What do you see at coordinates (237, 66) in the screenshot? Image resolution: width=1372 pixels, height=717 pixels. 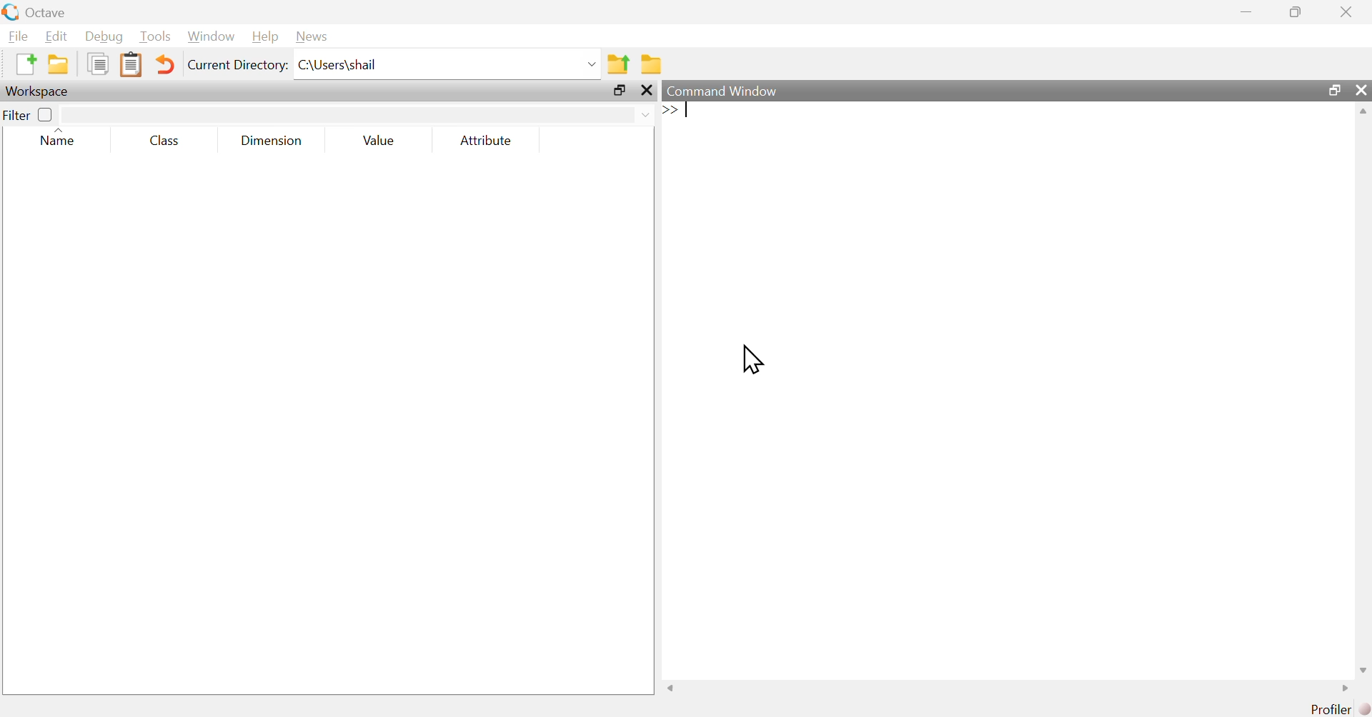 I see `Current Directory:` at bounding box center [237, 66].